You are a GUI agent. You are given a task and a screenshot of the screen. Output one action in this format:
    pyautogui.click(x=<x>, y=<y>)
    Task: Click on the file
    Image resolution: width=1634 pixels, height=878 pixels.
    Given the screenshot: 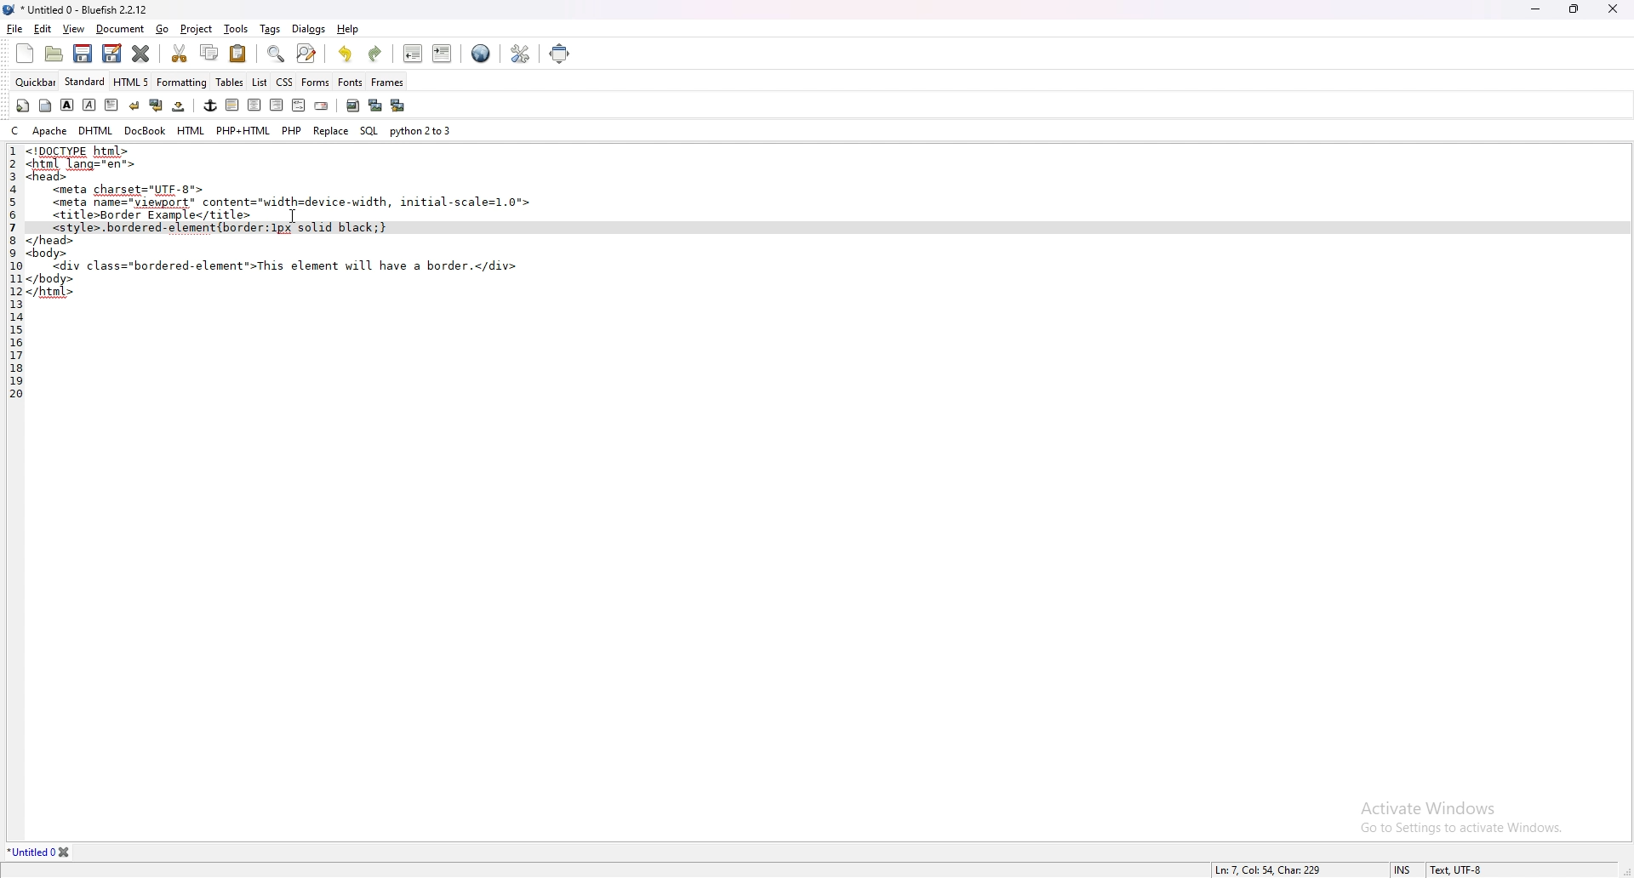 What is the action you would take?
    pyautogui.click(x=14, y=29)
    